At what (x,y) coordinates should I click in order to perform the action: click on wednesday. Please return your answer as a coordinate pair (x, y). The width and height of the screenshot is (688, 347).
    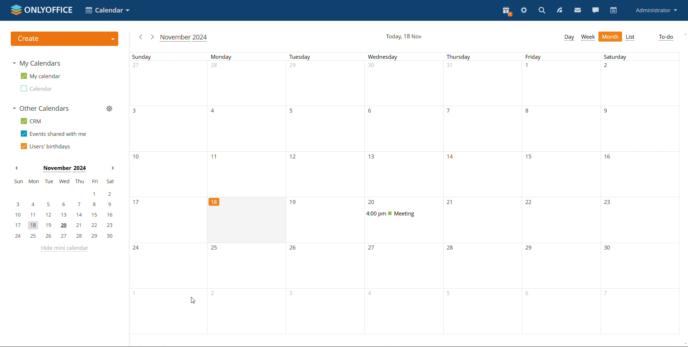
    Looking at the image, I should click on (404, 288).